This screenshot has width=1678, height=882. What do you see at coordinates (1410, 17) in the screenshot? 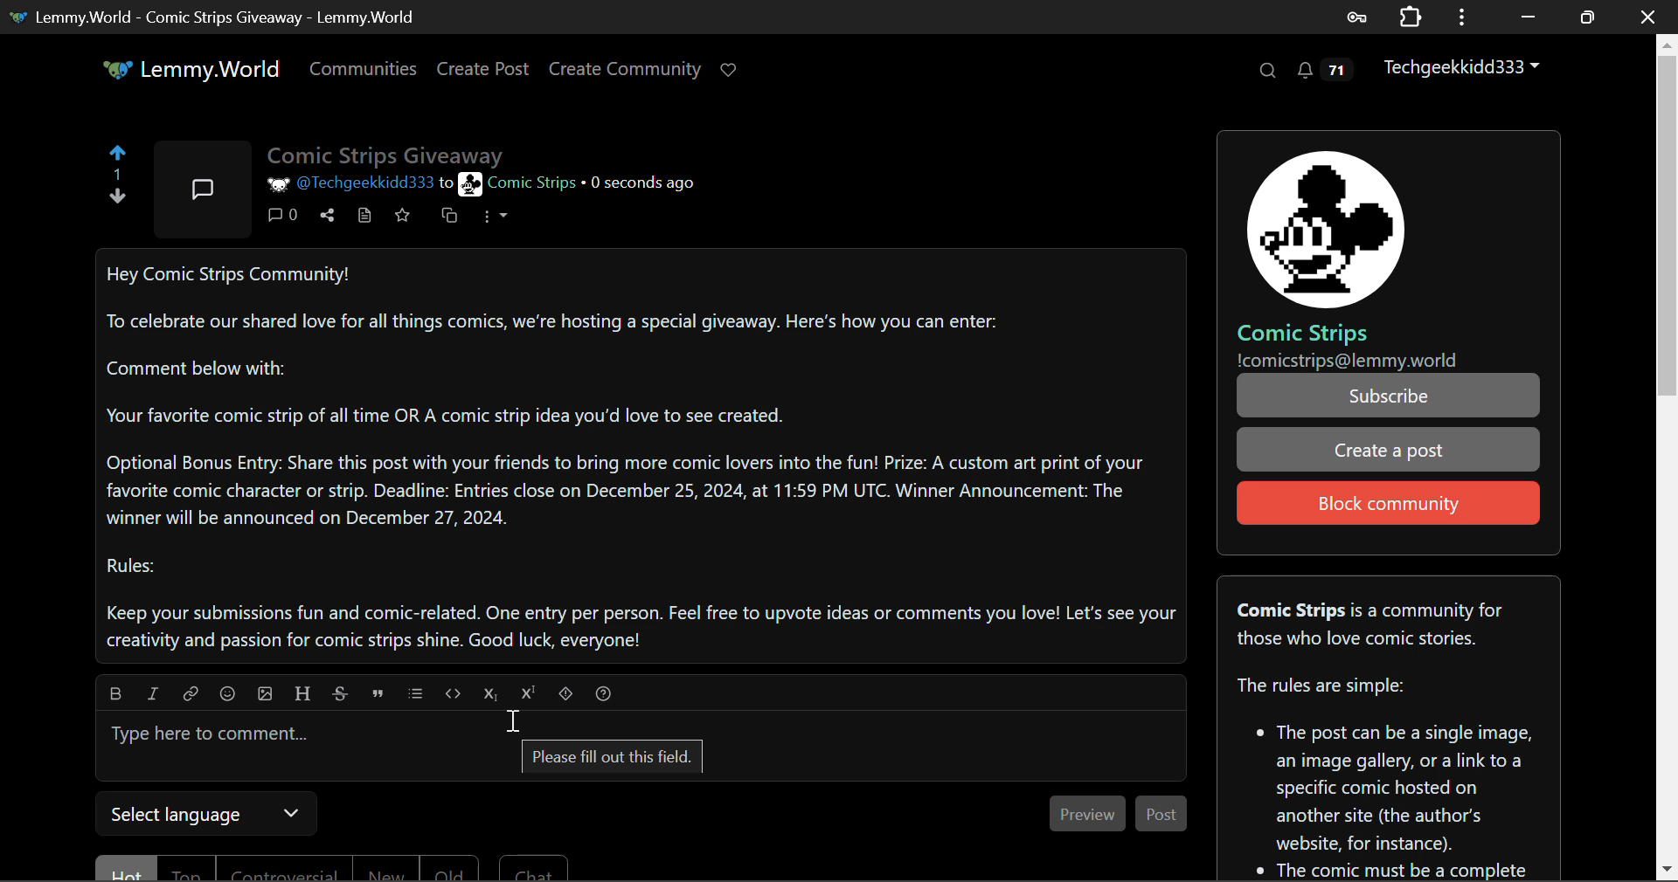
I see `Extensions` at bounding box center [1410, 17].